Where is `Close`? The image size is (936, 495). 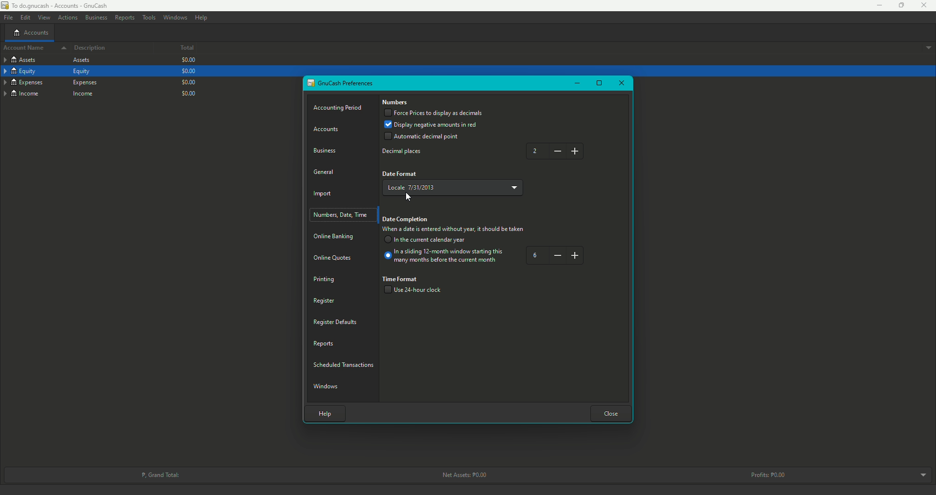
Close is located at coordinates (621, 83).